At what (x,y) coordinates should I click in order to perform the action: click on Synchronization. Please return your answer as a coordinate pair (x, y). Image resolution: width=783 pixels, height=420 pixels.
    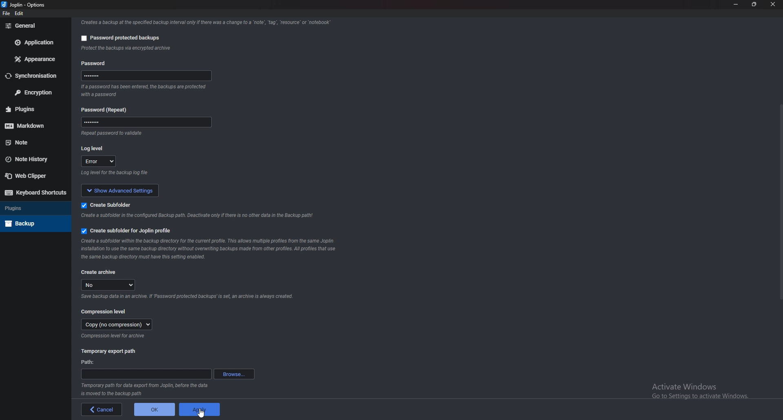
    Looking at the image, I should click on (35, 76).